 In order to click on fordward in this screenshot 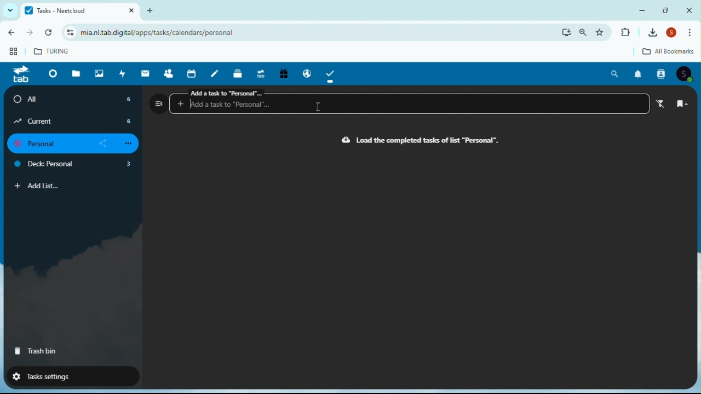, I will do `click(31, 34)`.